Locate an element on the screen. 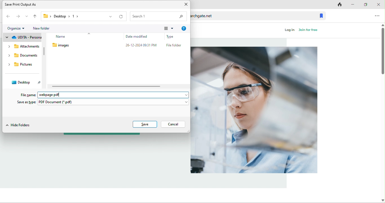  documents is located at coordinates (23, 56).